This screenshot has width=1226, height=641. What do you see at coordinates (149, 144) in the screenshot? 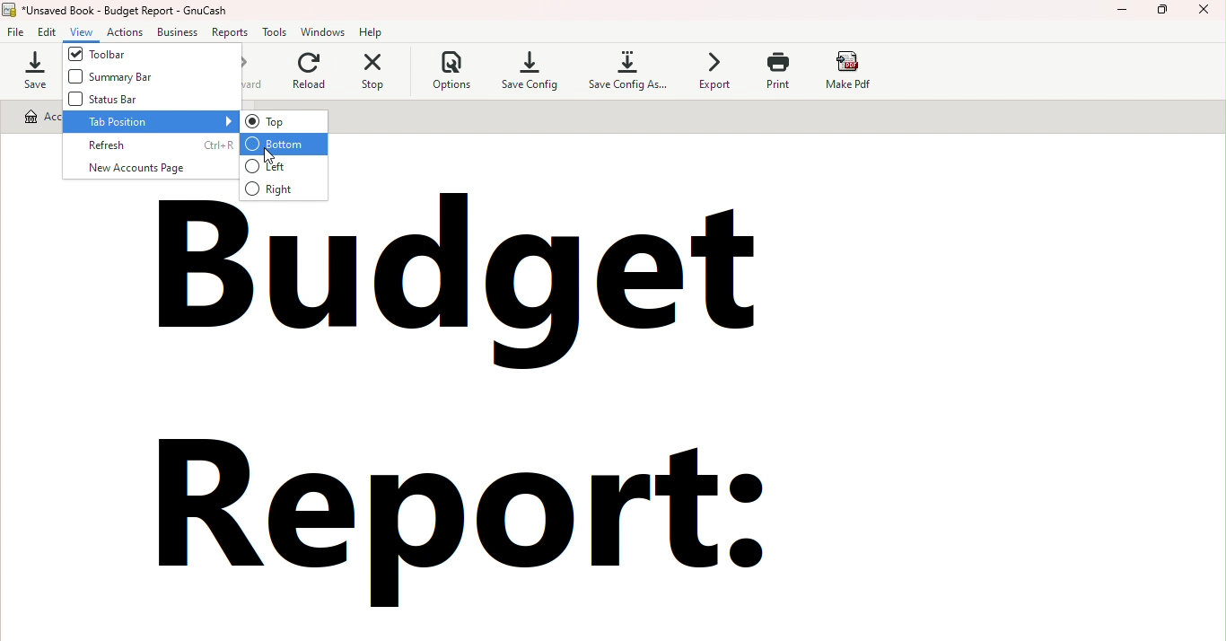
I see `Refresh` at bounding box center [149, 144].